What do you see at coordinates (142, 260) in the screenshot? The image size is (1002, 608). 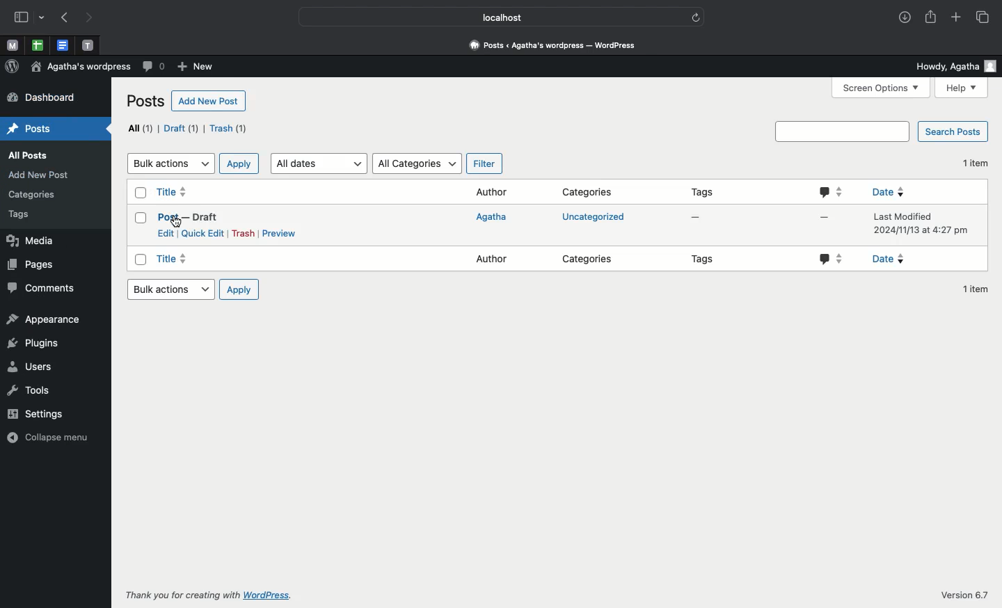 I see `checkbox` at bounding box center [142, 260].